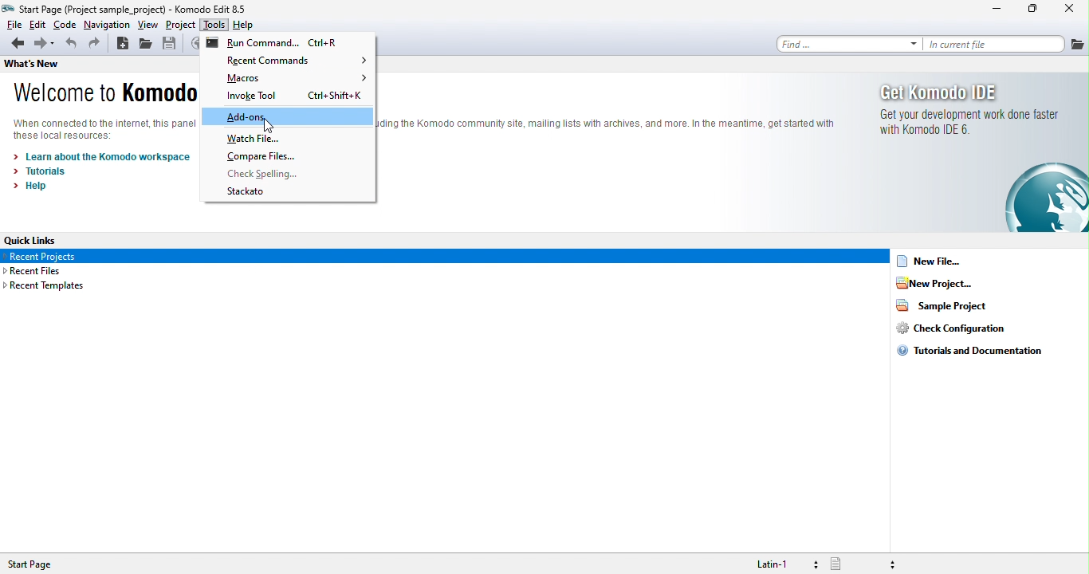 This screenshot has width=1089, height=574. I want to click on get komodo ide, so click(969, 155).